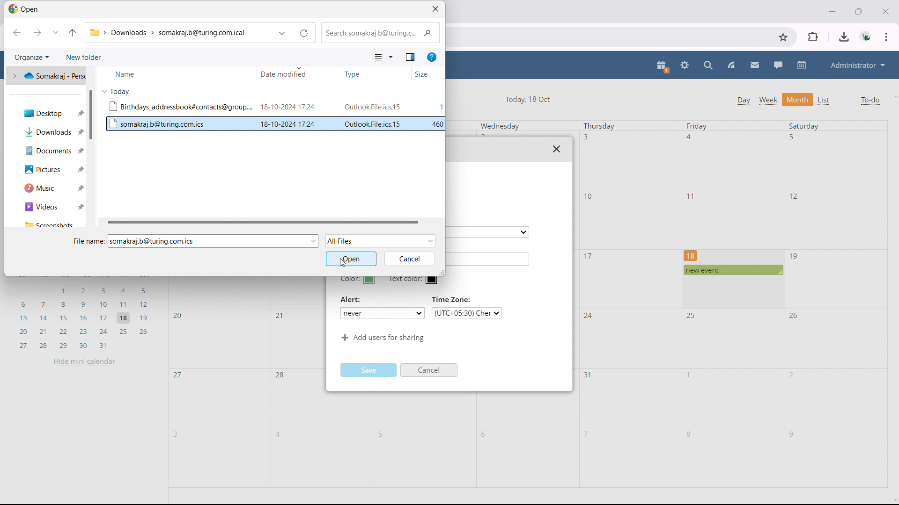 This screenshot has height=505, width=899. I want to click on Friday, so click(697, 126).